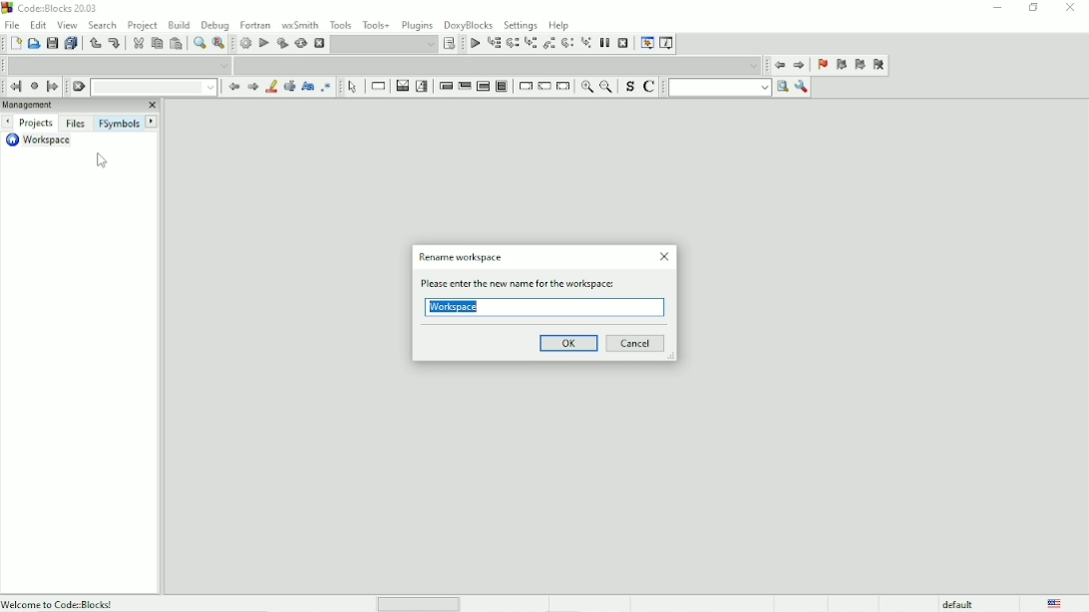  Describe the element at coordinates (197, 44) in the screenshot. I see `Find` at that location.